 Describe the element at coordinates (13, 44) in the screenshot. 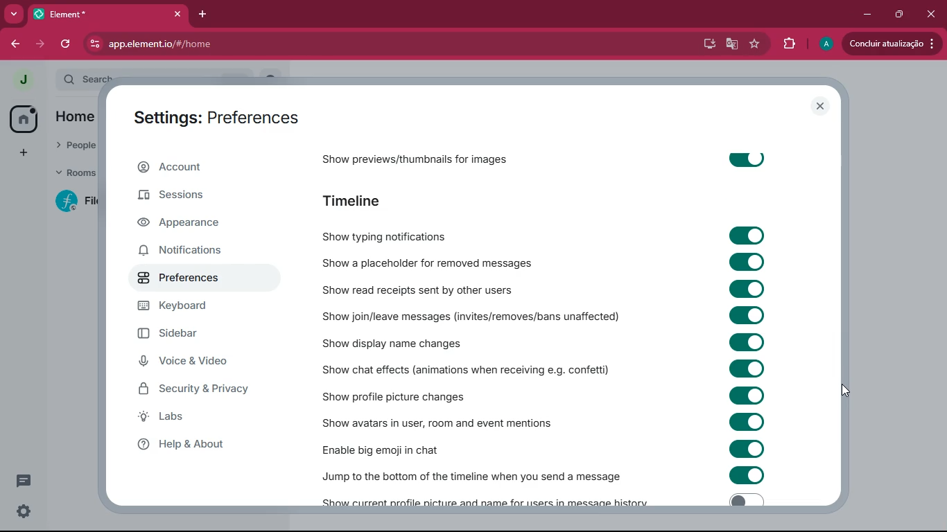

I see `back` at that location.